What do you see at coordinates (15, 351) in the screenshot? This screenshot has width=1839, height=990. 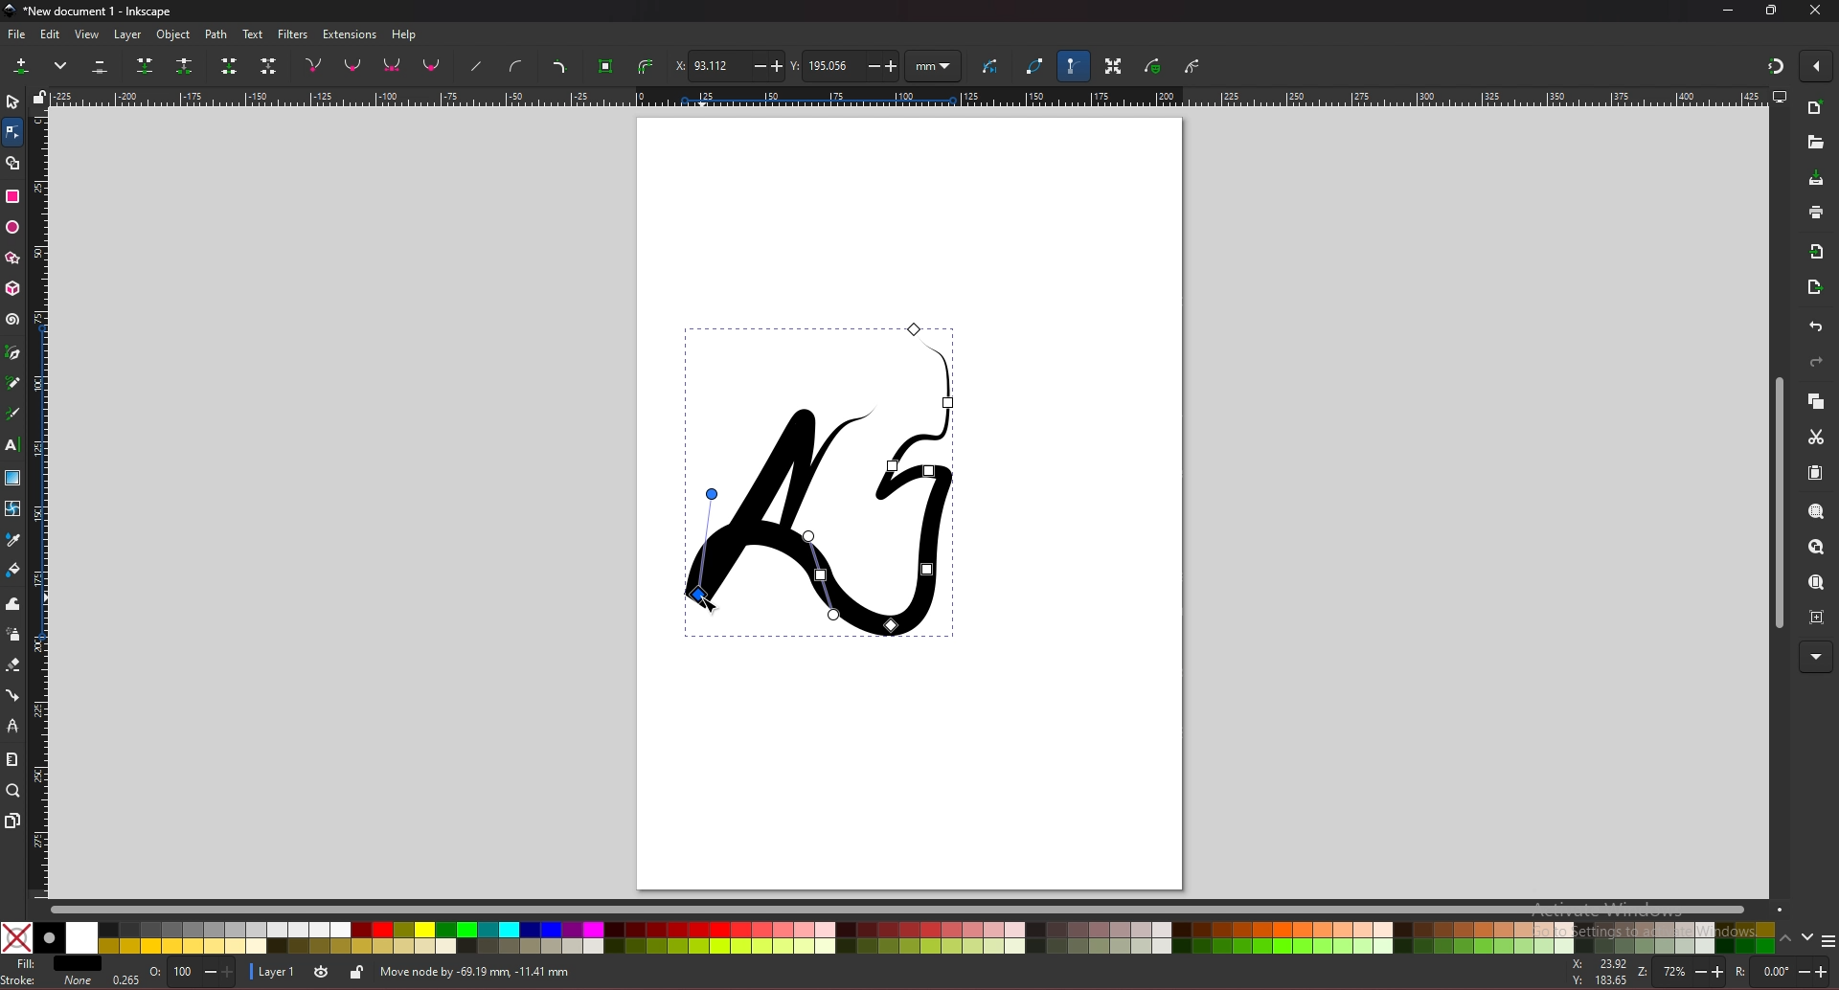 I see `pen` at bounding box center [15, 351].